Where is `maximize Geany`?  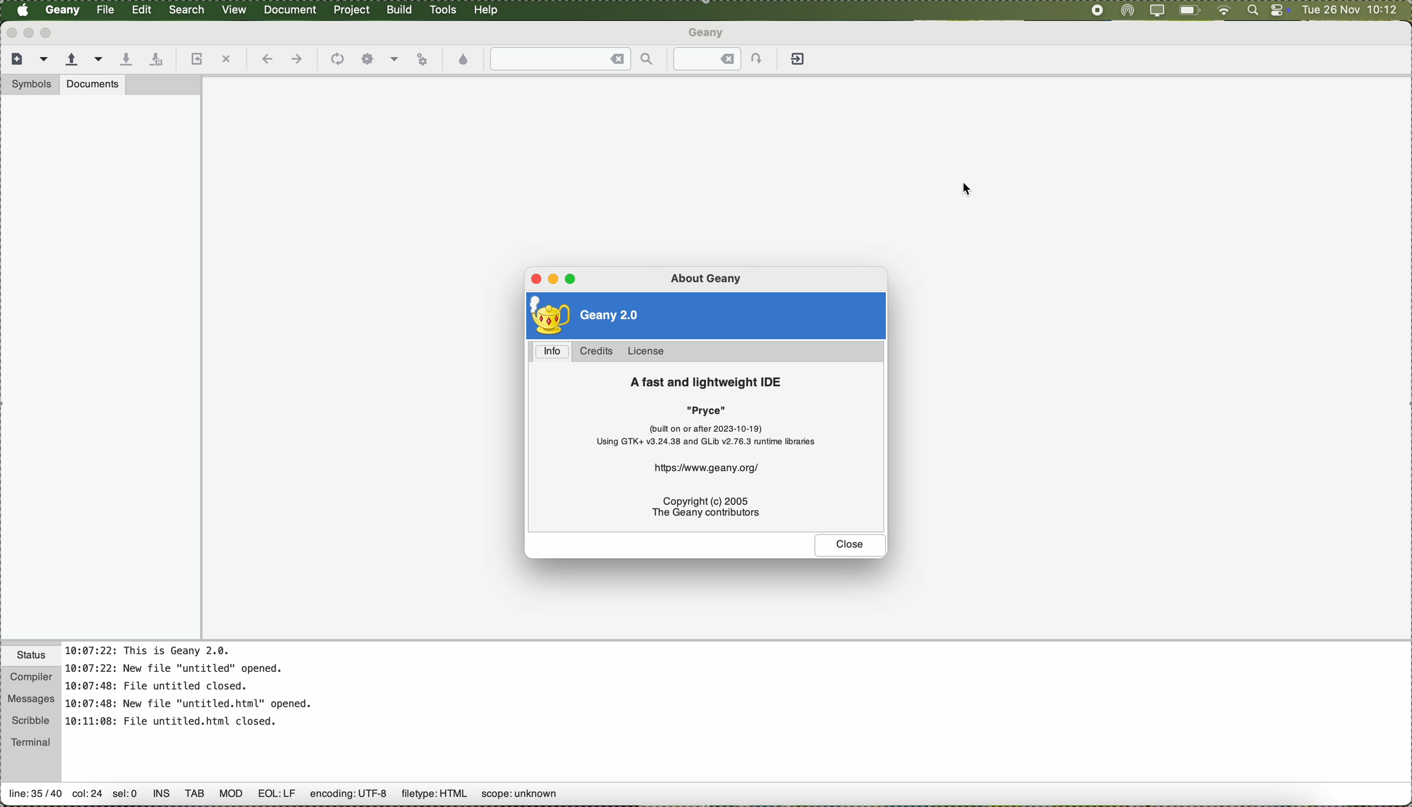
maximize Geany is located at coordinates (52, 36).